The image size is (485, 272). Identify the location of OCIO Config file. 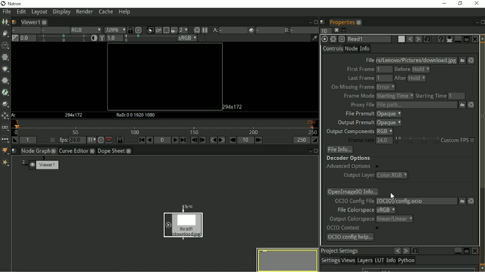
(403, 201).